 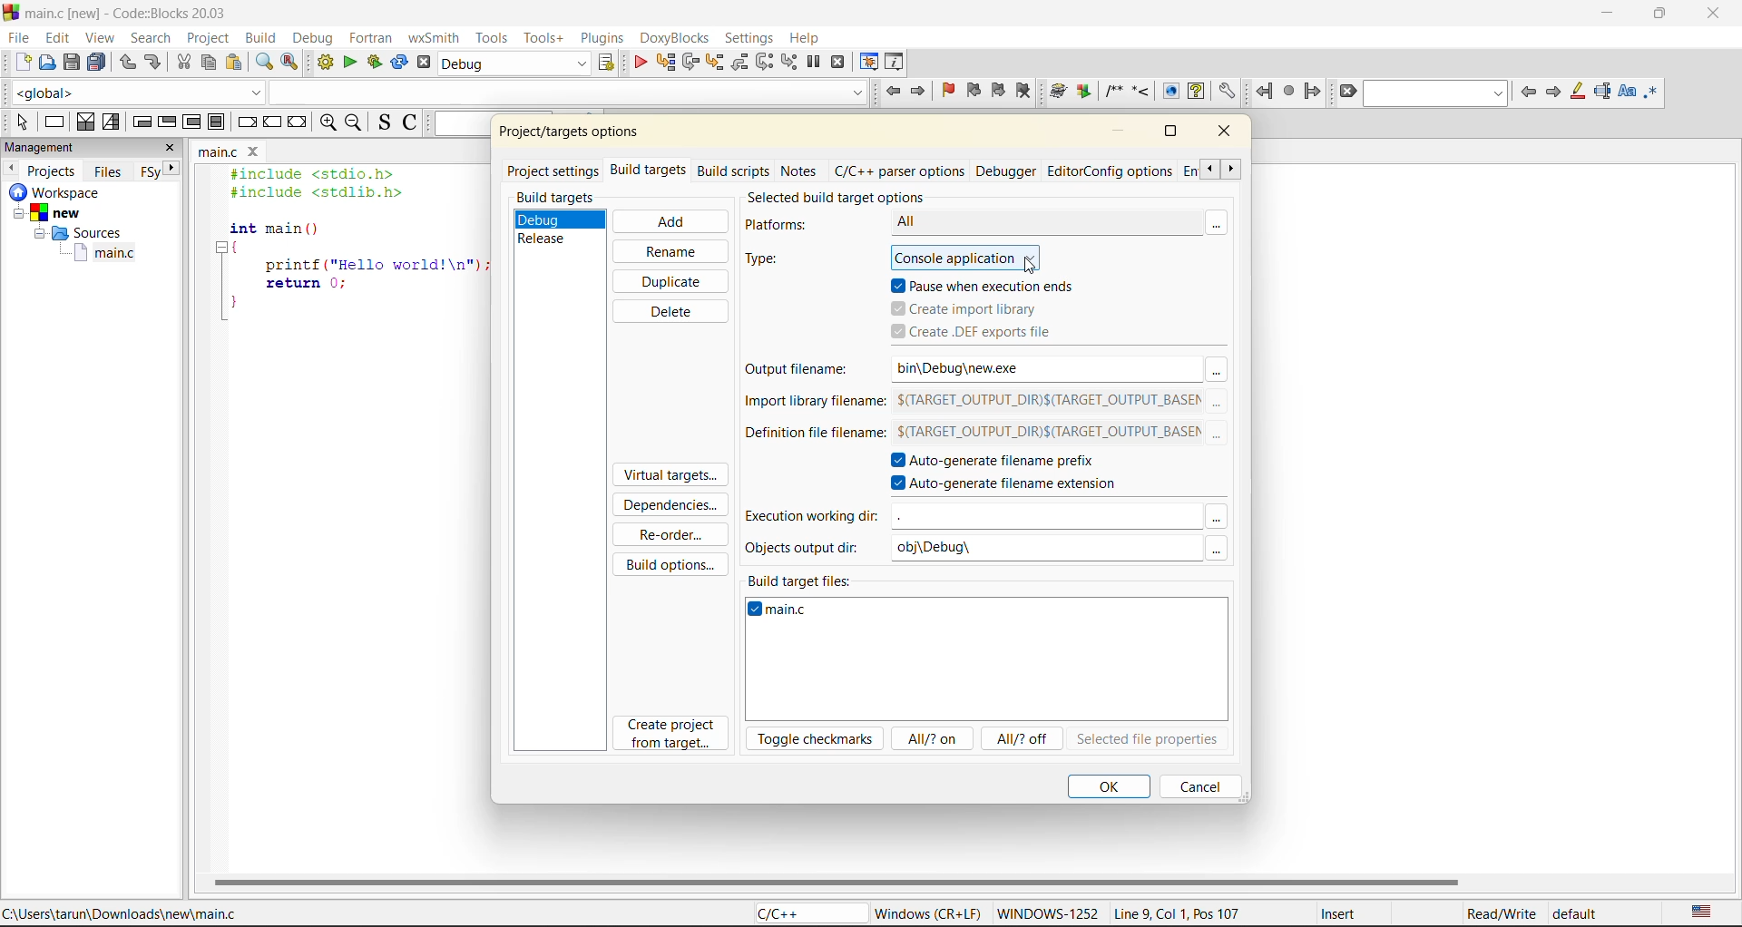 What do you see at coordinates (371, 35) in the screenshot?
I see `fortran` at bounding box center [371, 35].